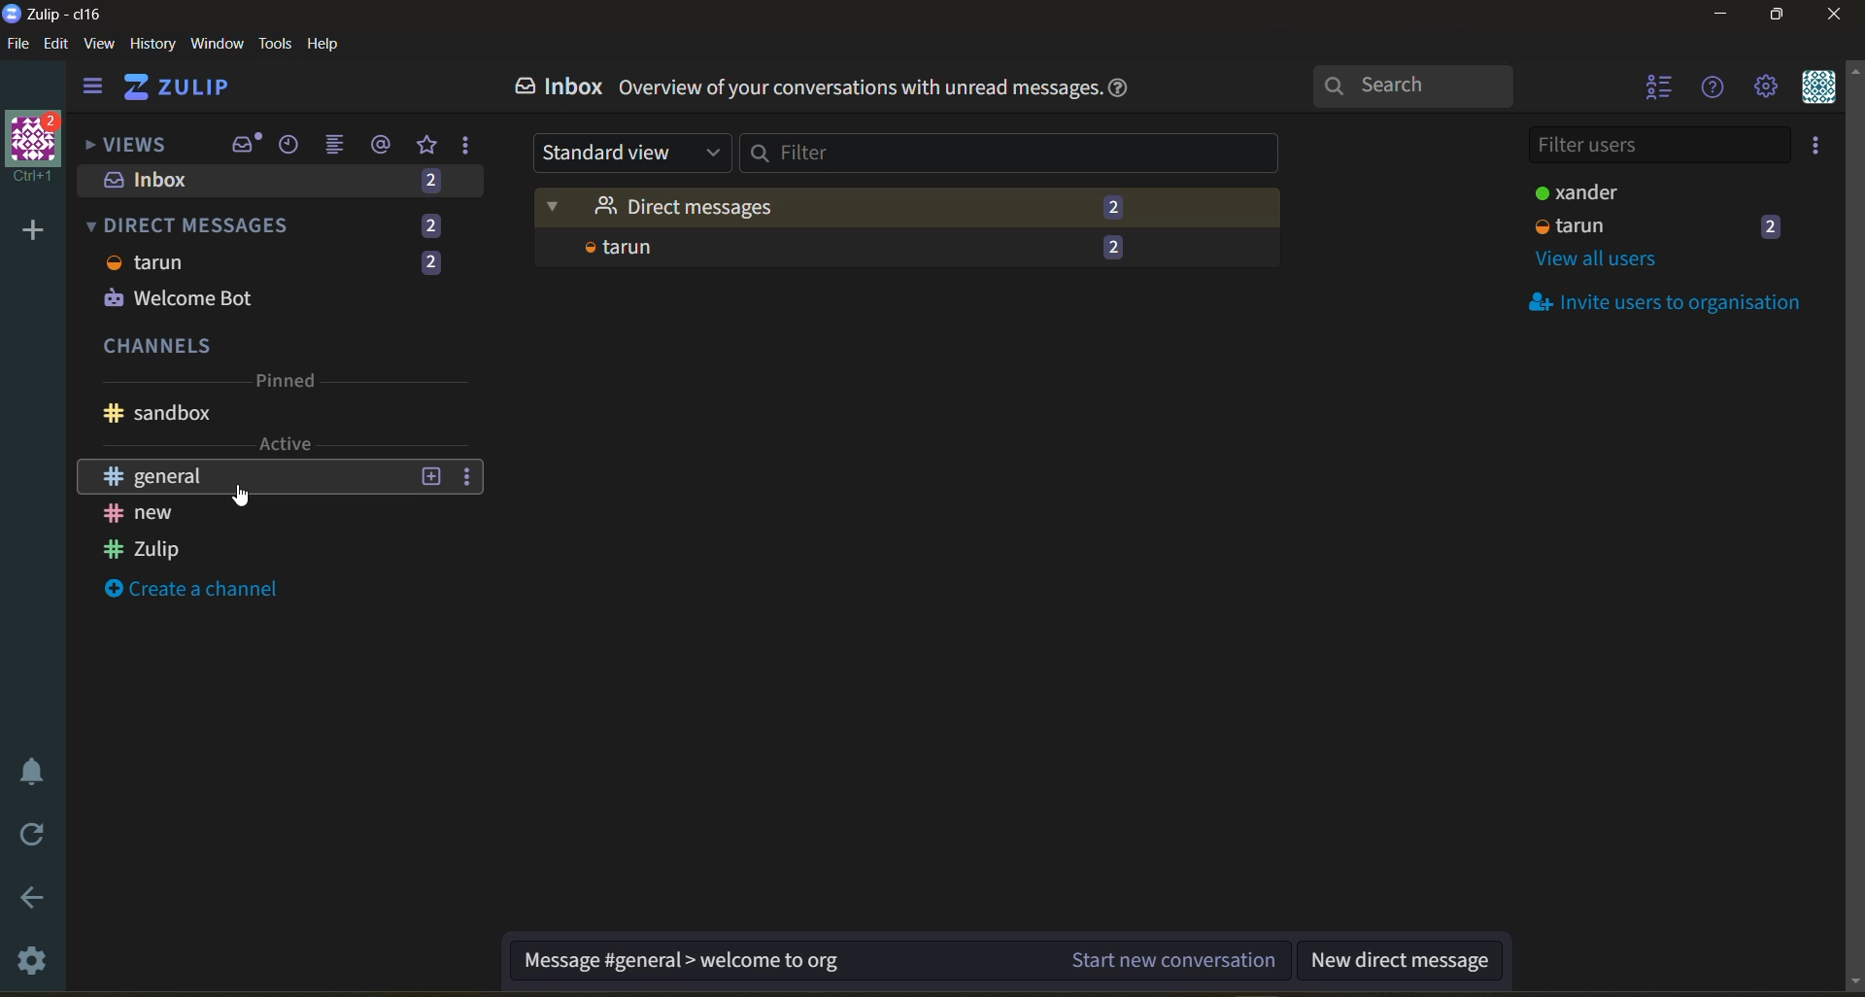 Image resolution: width=1865 pixels, height=997 pixels. Describe the element at coordinates (429, 478) in the screenshot. I see `new topic` at that location.